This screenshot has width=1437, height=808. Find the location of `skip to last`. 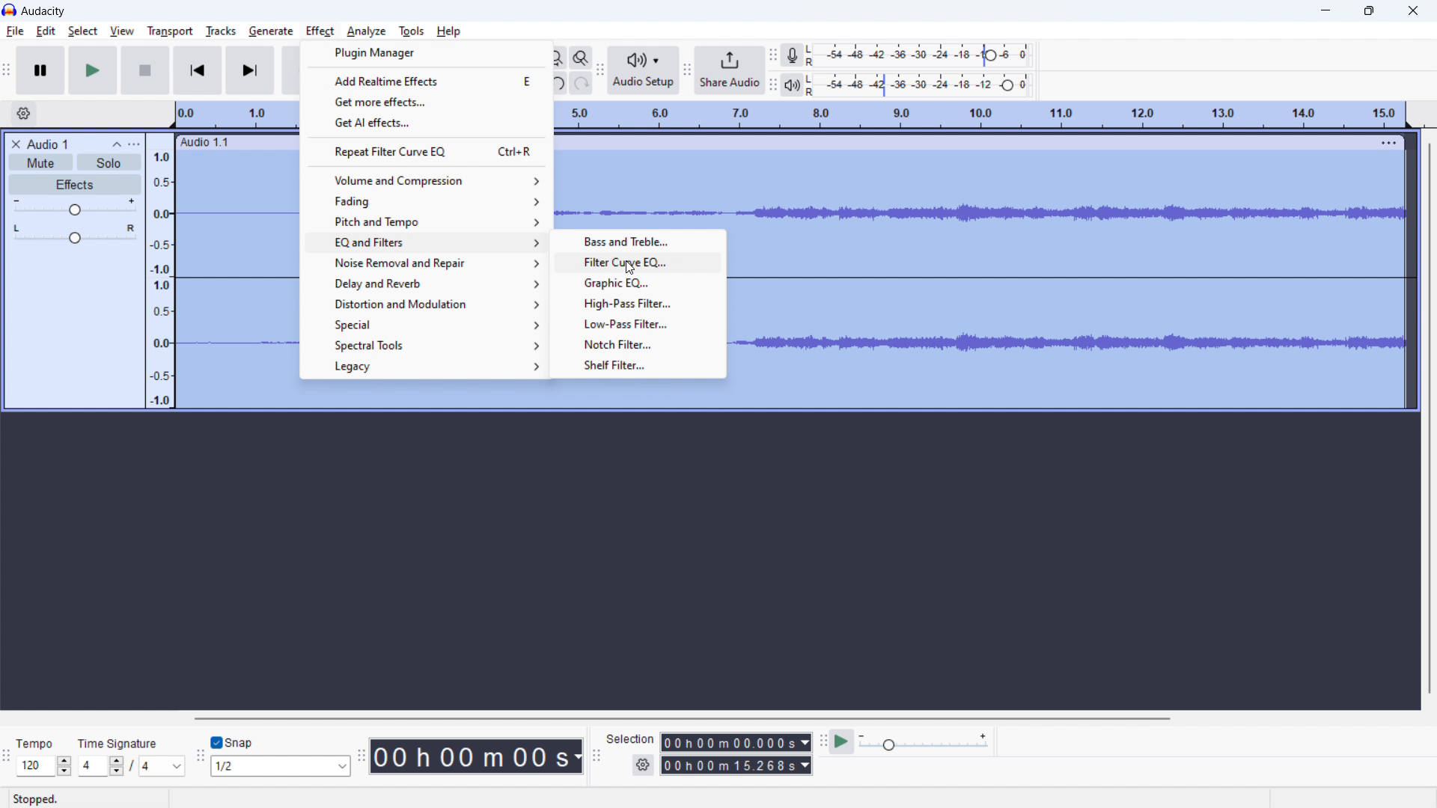

skip to last is located at coordinates (251, 71).